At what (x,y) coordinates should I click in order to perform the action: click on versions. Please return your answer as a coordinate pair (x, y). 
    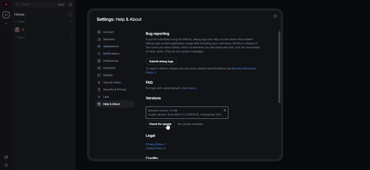
    Looking at the image, I should click on (156, 98).